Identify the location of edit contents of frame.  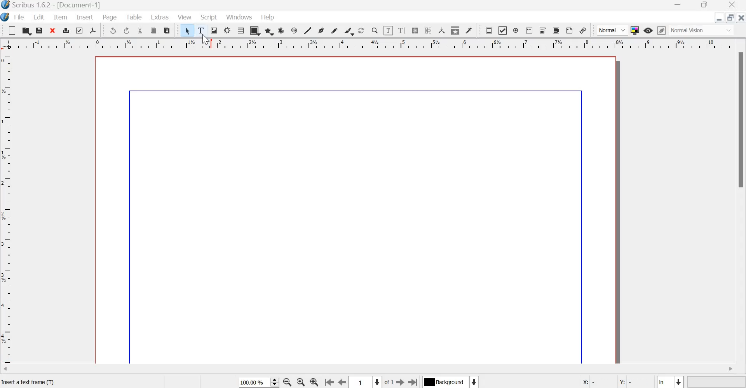
(388, 30).